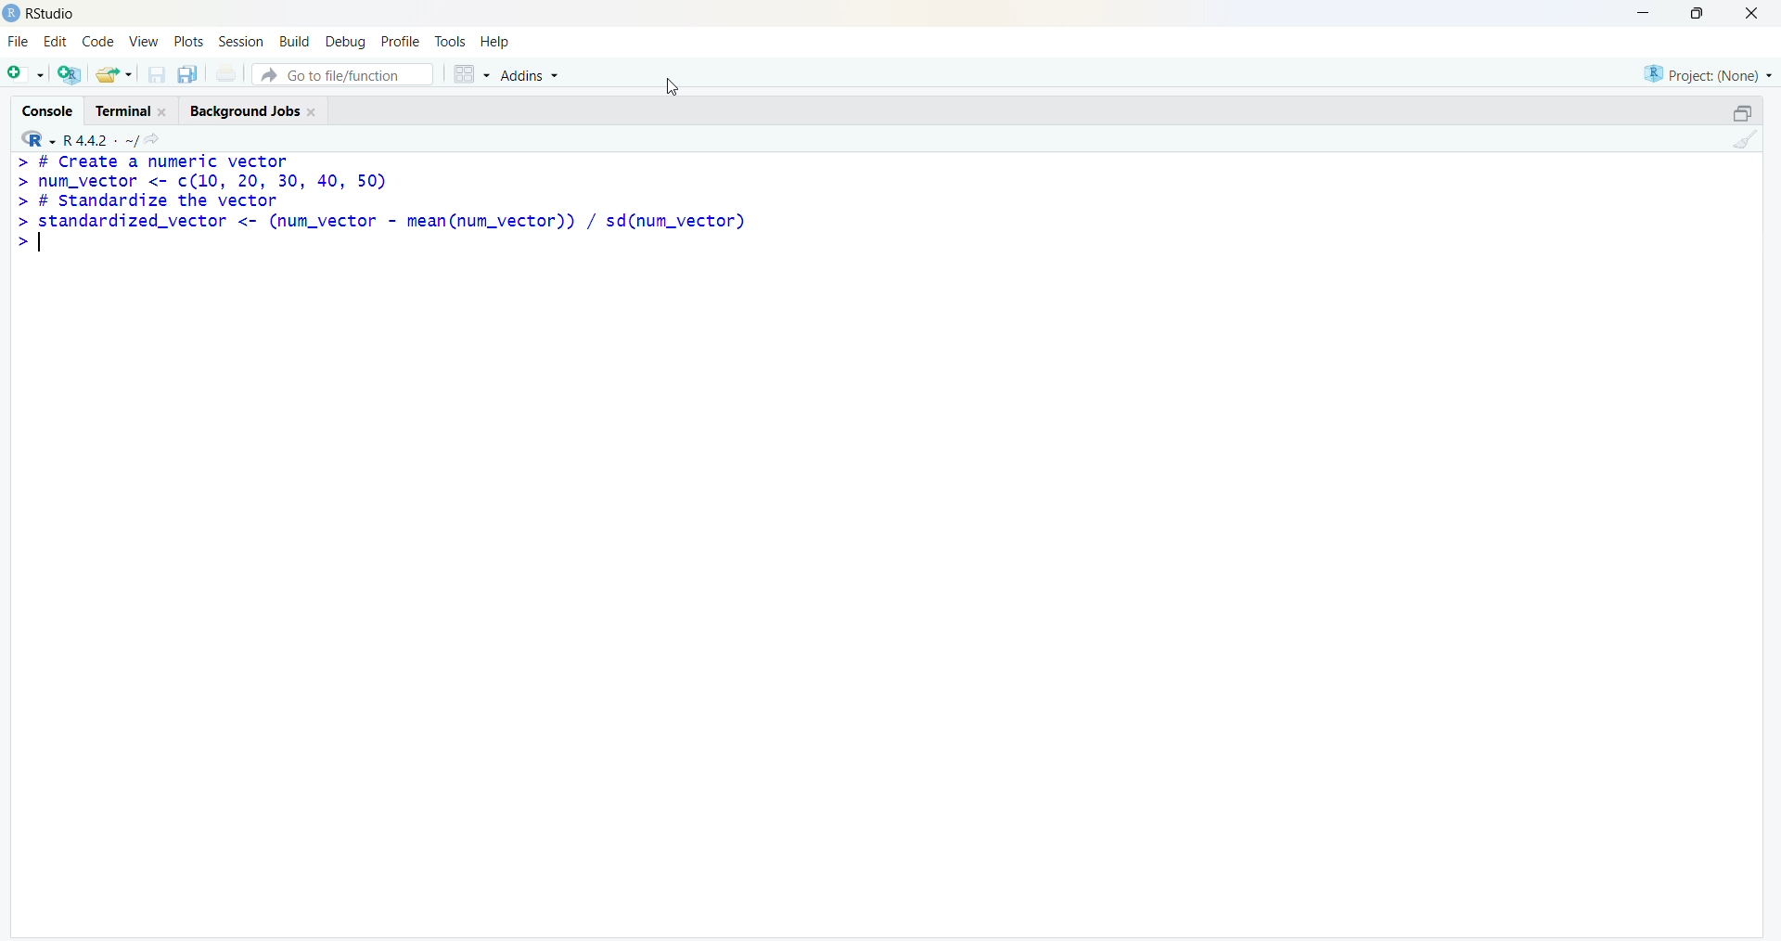 This screenshot has width=1781, height=941. I want to click on share folder as, so click(116, 74).